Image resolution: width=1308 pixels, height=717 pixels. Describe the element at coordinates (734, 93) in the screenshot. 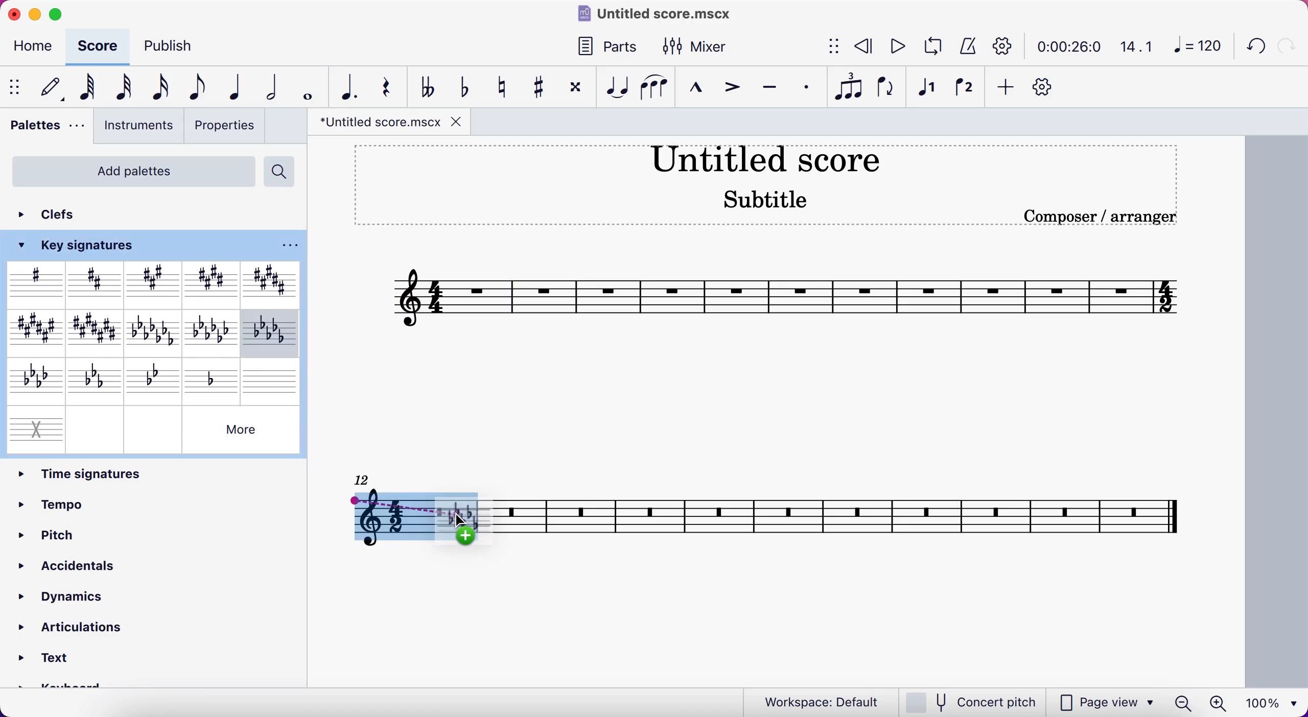

I see `accent` at that location.